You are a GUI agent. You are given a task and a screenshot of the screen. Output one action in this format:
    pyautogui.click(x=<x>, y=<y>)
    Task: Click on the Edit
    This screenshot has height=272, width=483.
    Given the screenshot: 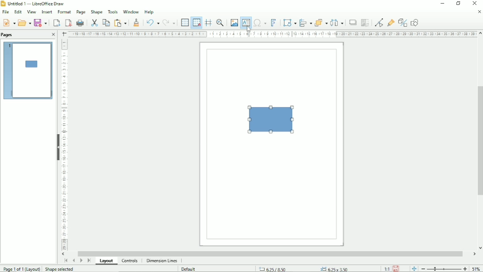 What is the action you would take?
    pyautogui.click(x=19, y=12)
    